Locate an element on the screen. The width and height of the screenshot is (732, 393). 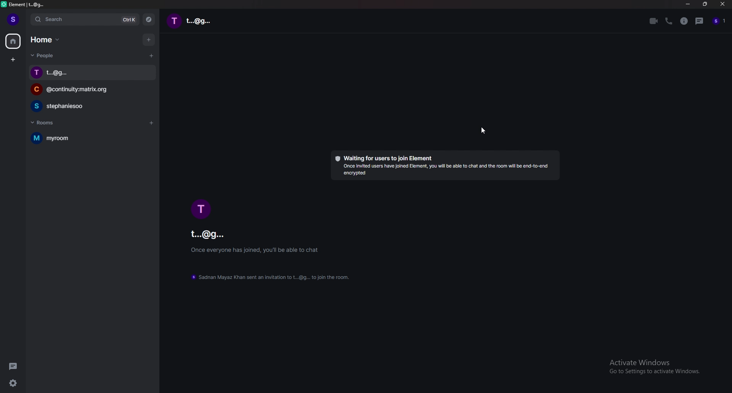
resize is located at coordinates (706, 4).